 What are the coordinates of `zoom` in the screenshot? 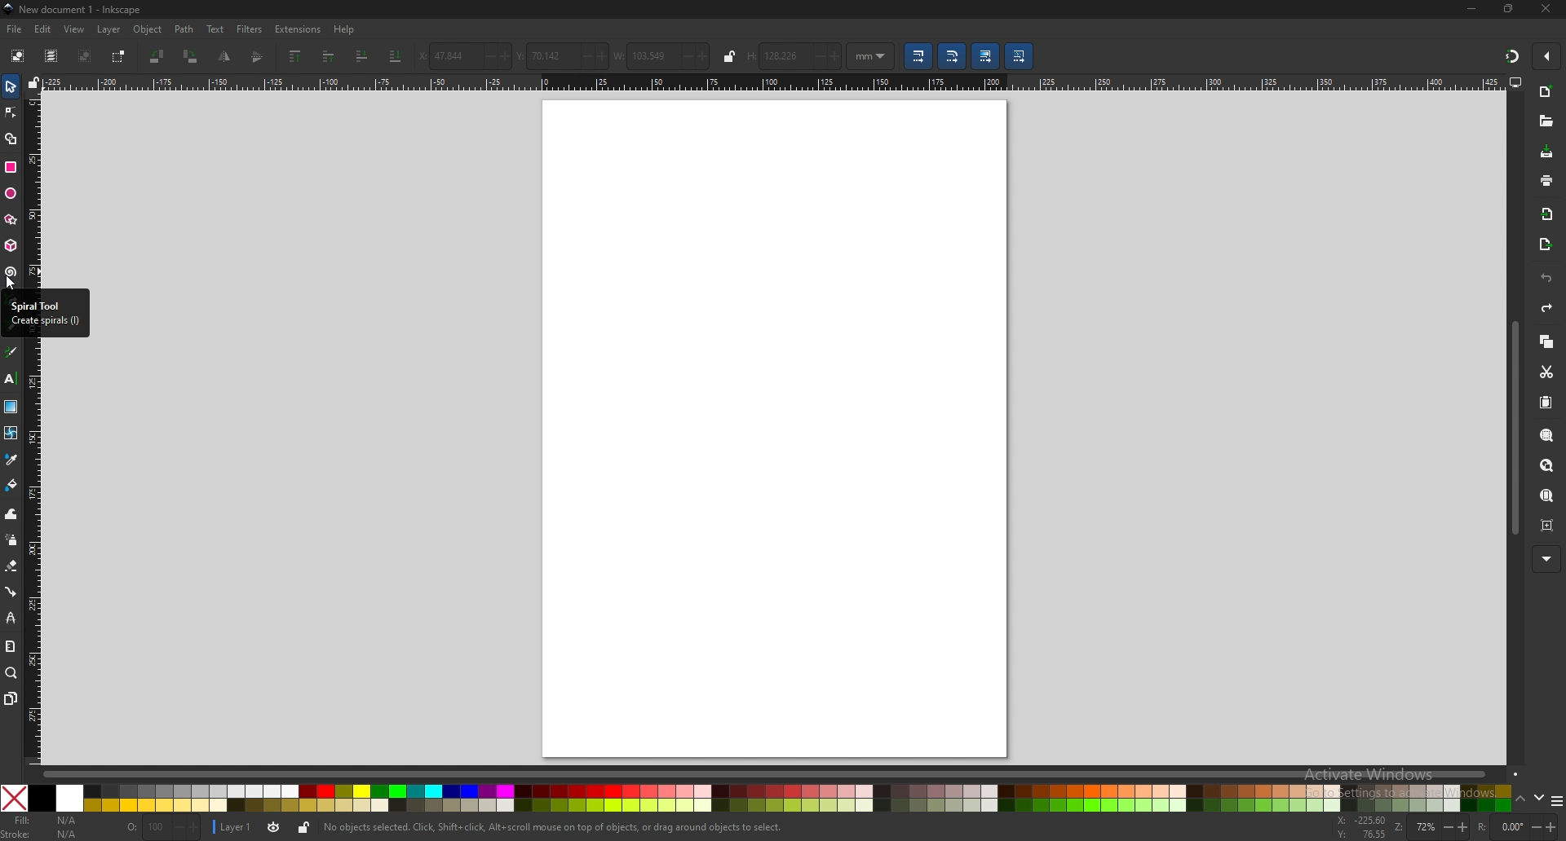 It's located at (12, 674).